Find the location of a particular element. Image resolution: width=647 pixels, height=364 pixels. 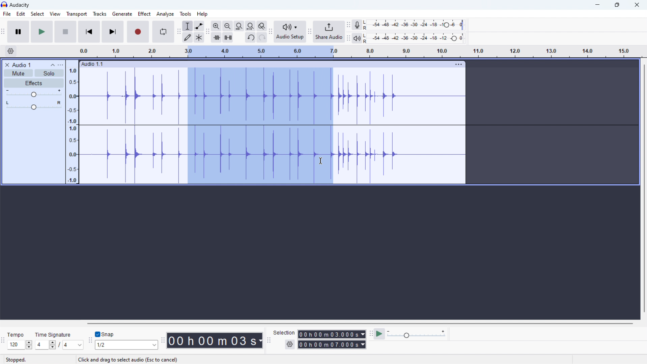

timeline is located at coordinates (360, 52).